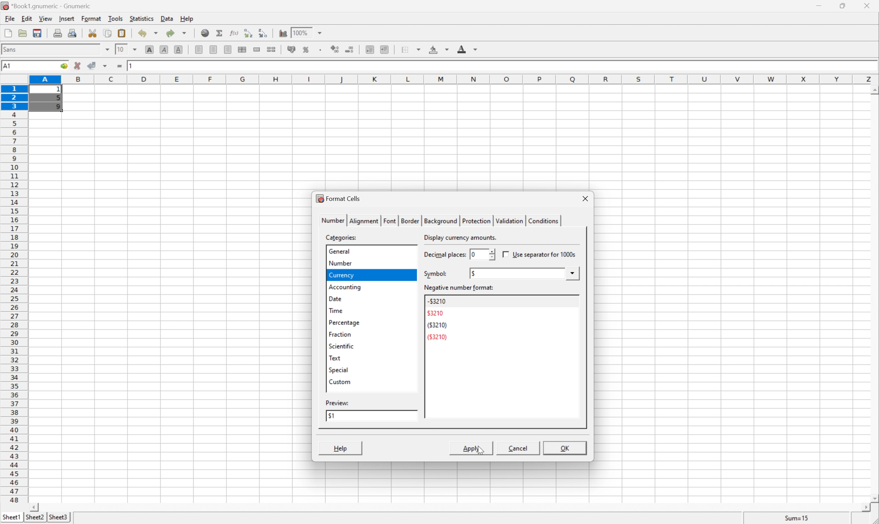 The image size is (879, 524). Describe the element at coordinates (437, 301) in the screenshot. I see `-3210` at that location.